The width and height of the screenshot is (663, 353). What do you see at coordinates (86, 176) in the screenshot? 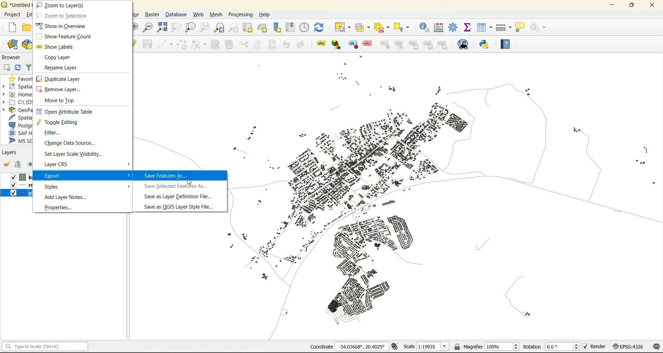
I see `export` at bounding box center [86, 176].